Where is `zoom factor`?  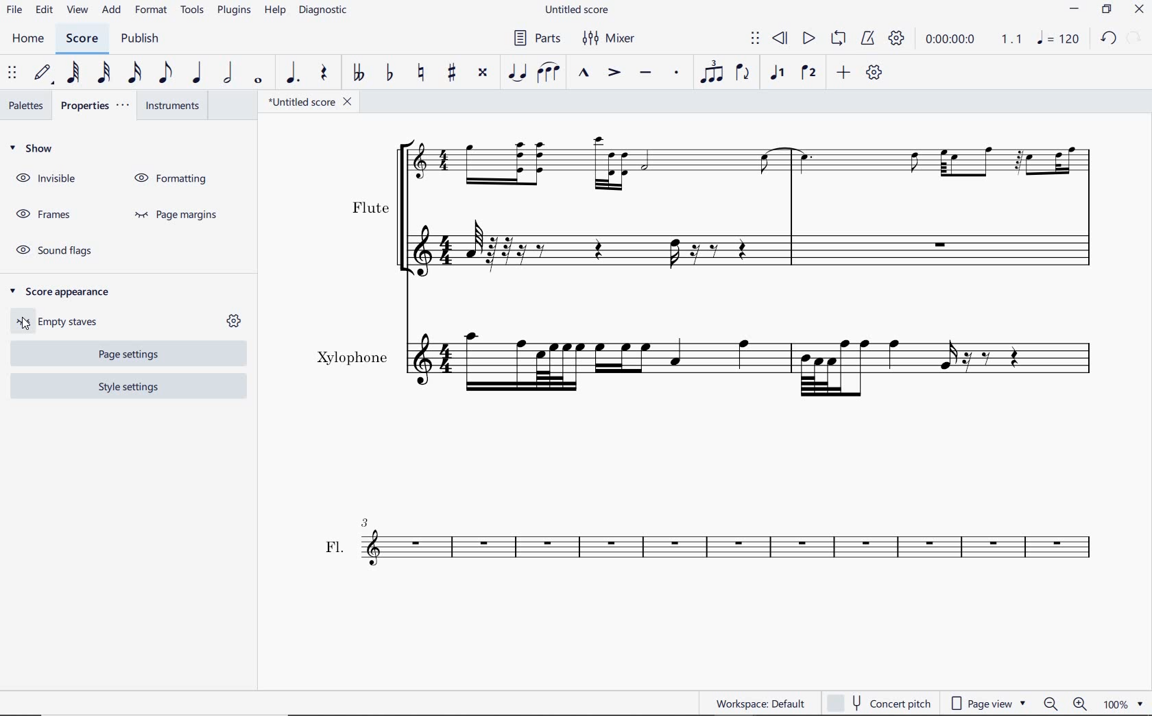 zoom factor is located at coordinates (1124, 704).